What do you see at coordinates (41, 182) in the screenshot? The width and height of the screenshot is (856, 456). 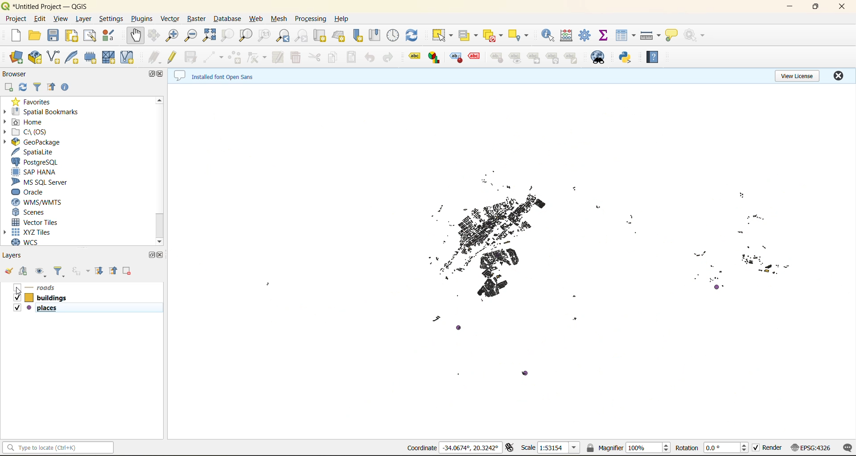 I see `ms sql server` at bounding box center [41, 182].